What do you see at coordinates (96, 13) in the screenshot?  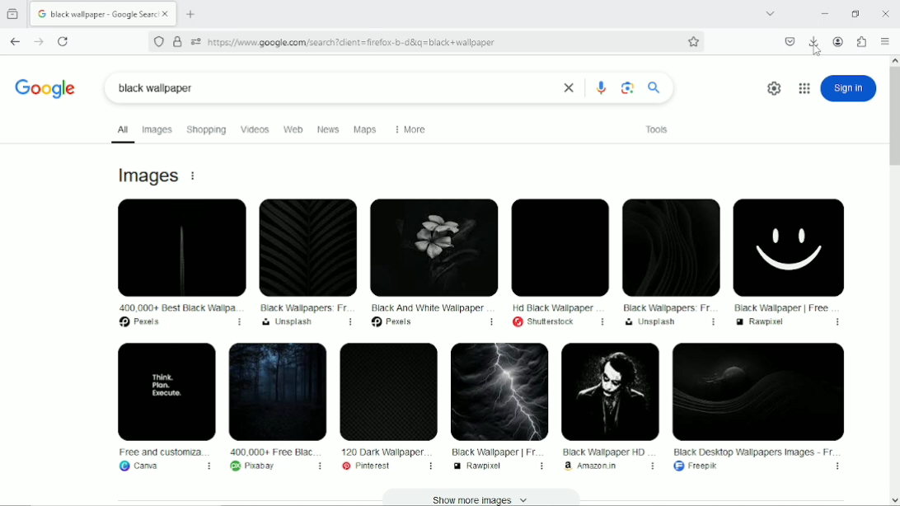 I see `Current tab` at bounding box center [96, 13].